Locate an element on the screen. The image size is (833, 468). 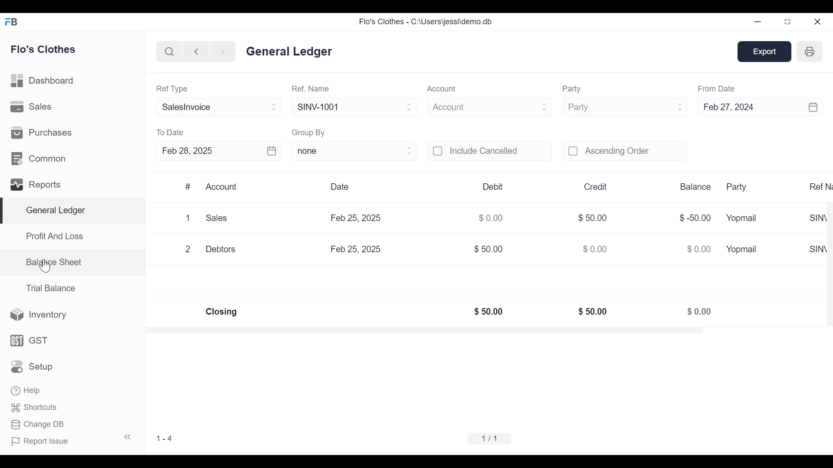
Group By is located at coordinates (310, 133).